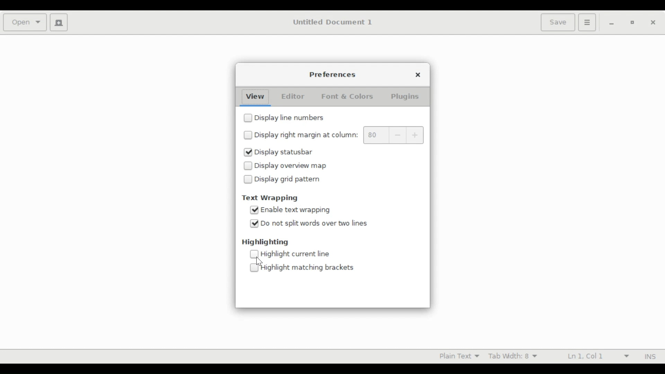 The width and height of the screenshot is (665, 374). What do you see at coordinates (654, 24) in the screenshot?
I see `Close` at bounding box center [654, 24].